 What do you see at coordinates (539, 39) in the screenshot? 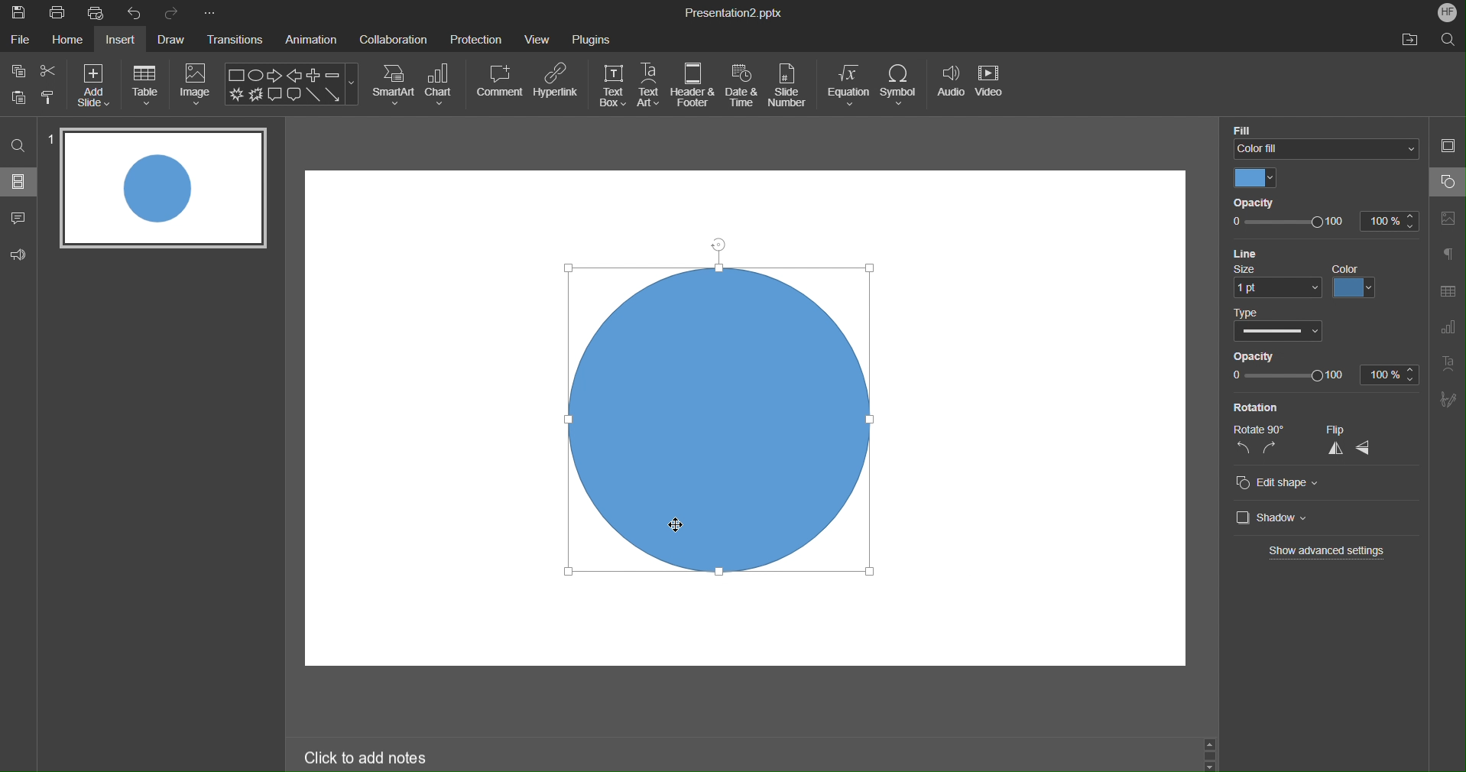
I see `View` at bounding box center [539, 39].